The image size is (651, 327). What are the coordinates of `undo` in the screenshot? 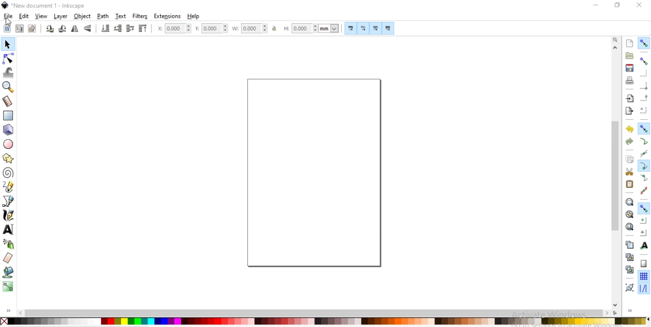 It's located at (628, 129).